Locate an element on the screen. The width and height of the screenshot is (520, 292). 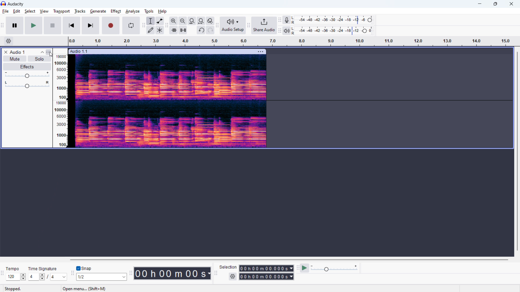
play is located at coordinates (33, 25).